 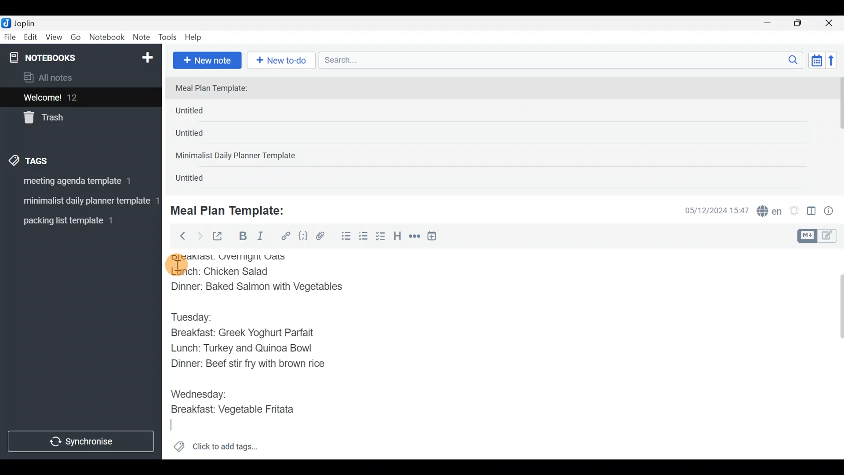 I want to click on Trash, so click(x=76, y=118).